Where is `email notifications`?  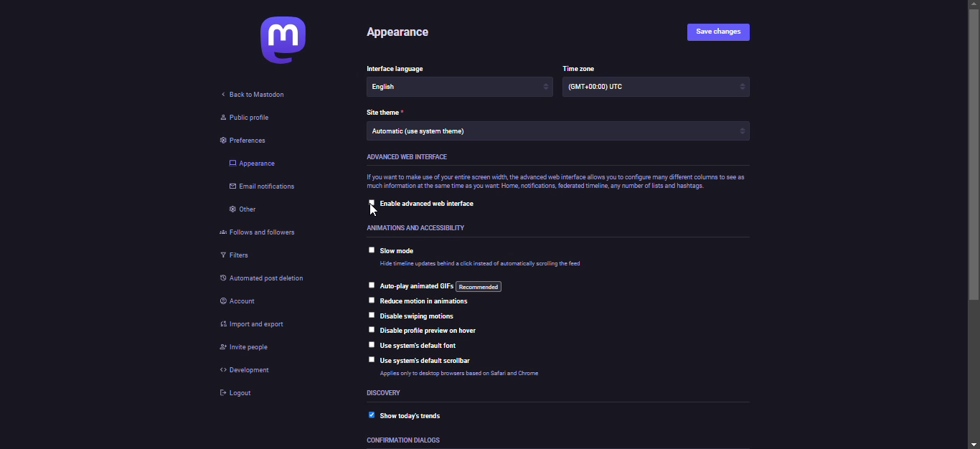 email notifications is located at coordinates (271, 186).